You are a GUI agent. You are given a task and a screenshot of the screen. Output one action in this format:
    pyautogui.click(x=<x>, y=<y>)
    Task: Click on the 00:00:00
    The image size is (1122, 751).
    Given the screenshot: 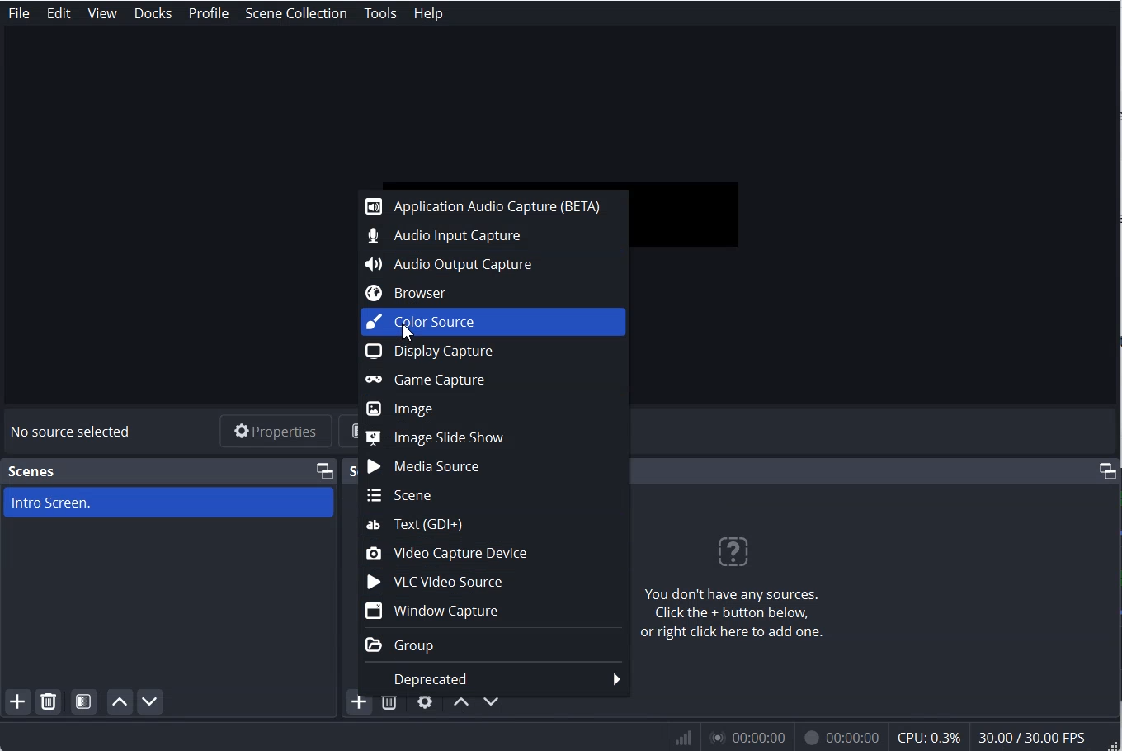 What is the action you would take?
    pyautogui.click(x=838, y=739)
    